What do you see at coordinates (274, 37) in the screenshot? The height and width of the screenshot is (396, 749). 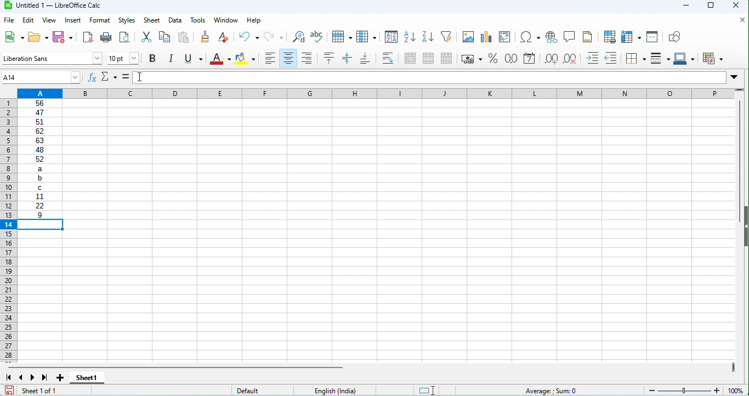 I see `redo` at bounding box center [274, 37].